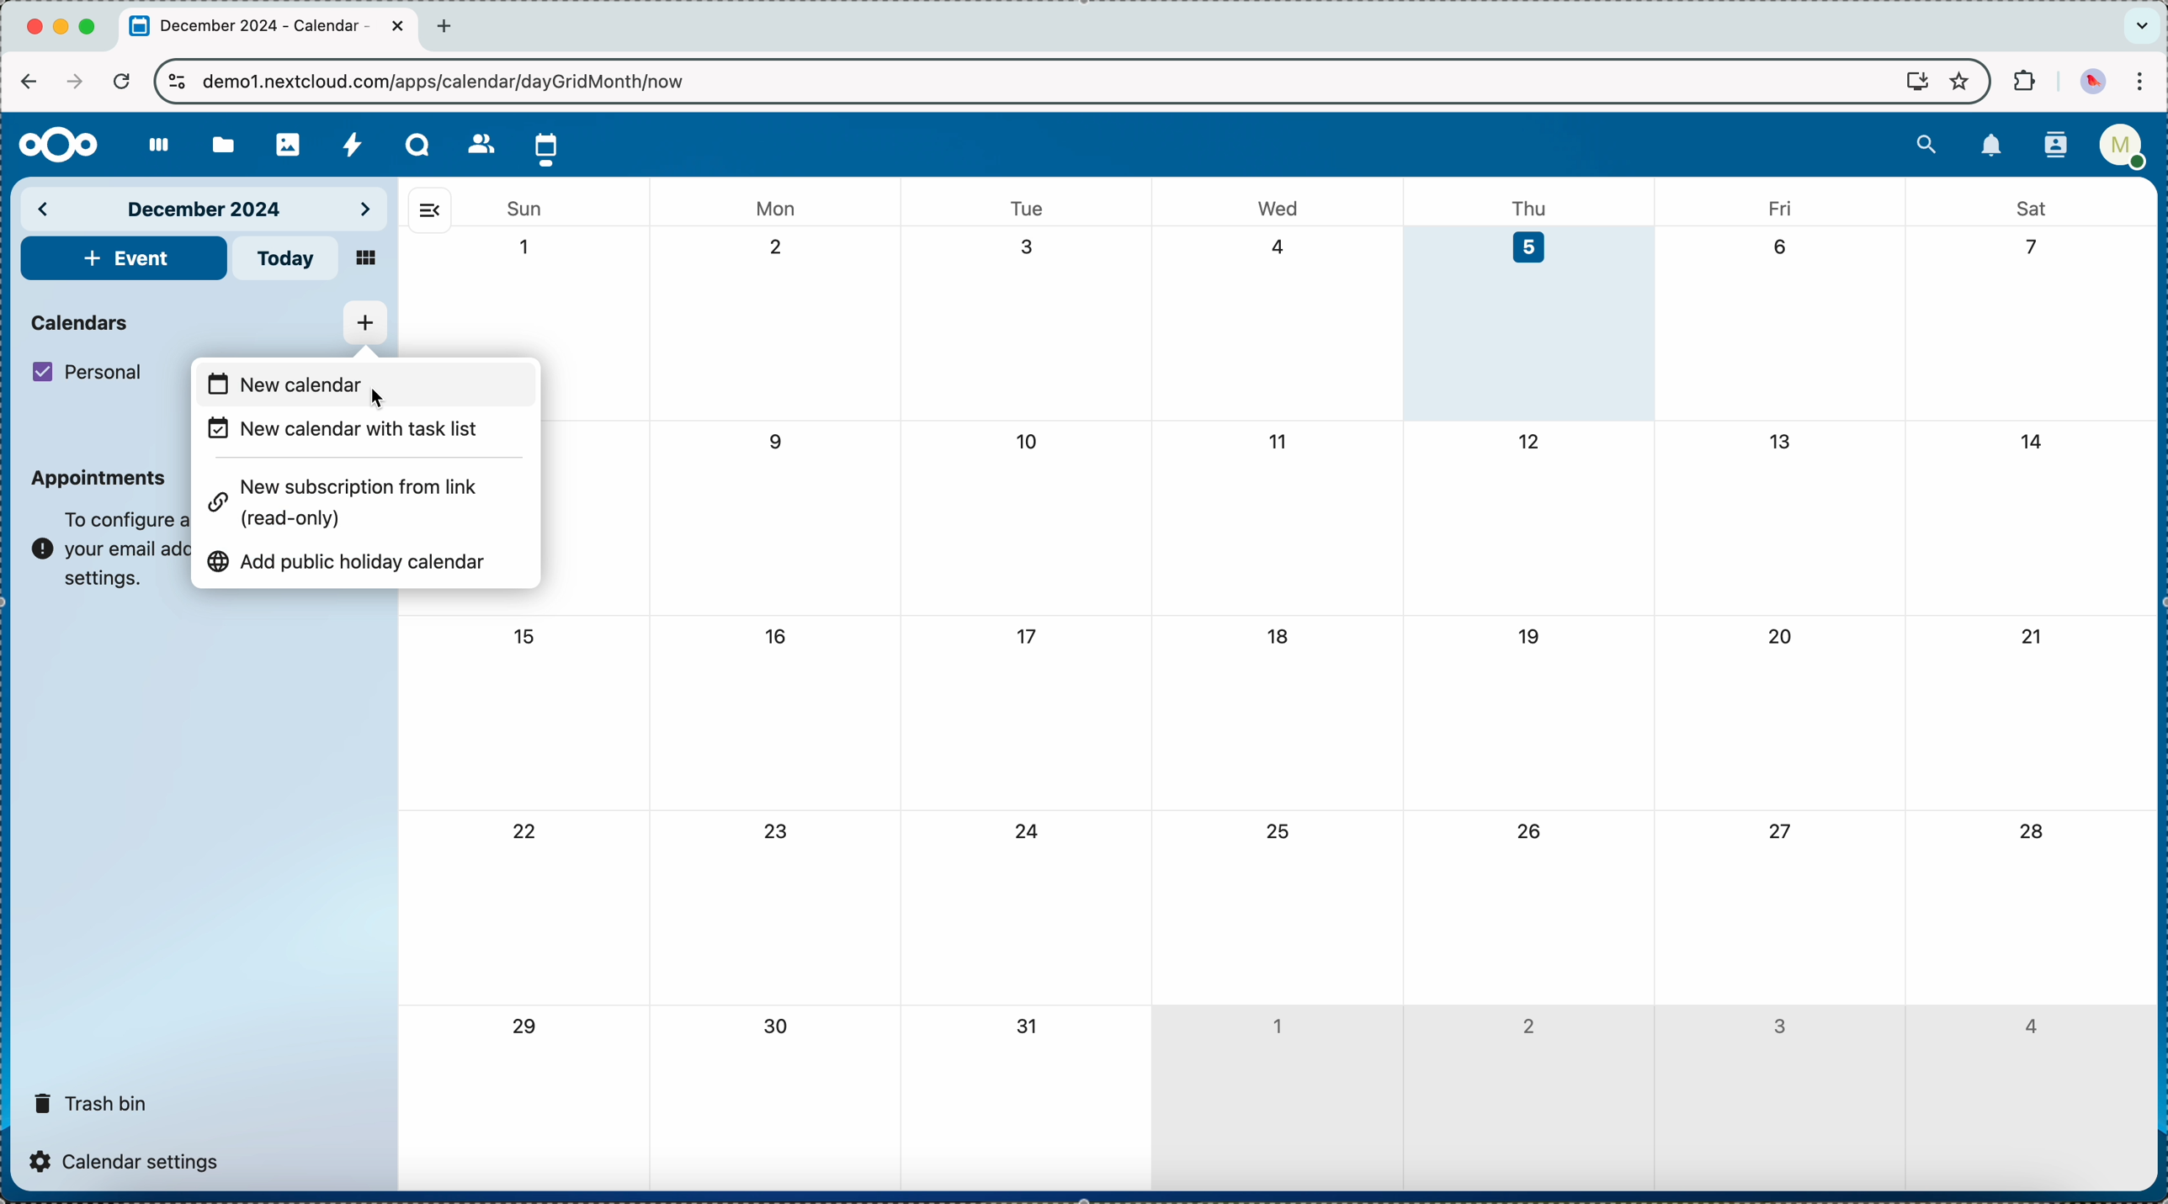 This screenshot has height=1204, width=2168. What do you see at coordinates (2028, 1026) in the screenshot?
I see `4` at bounding box center [2028, 1026].